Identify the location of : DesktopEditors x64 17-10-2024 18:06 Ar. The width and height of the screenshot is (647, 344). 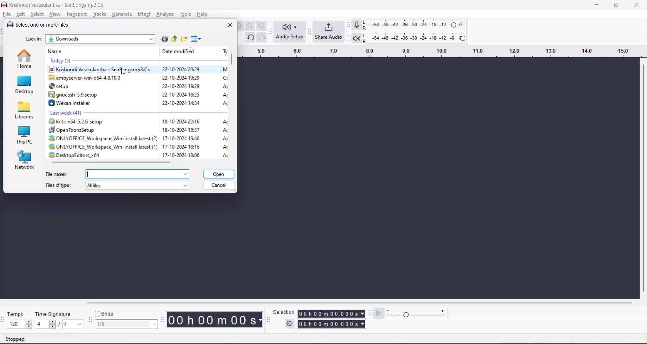
(138, 155).